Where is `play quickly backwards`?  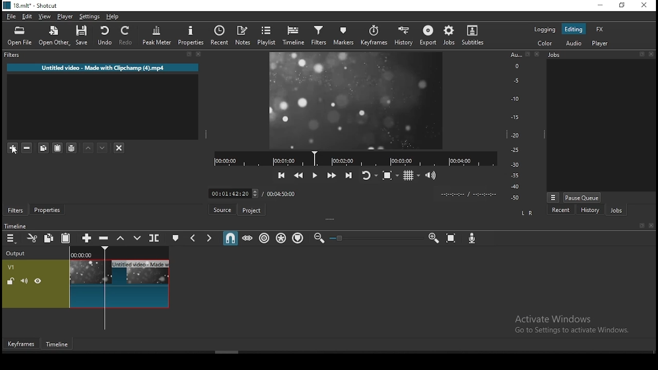
play quickly backwards is located at coordinates (298, 175).